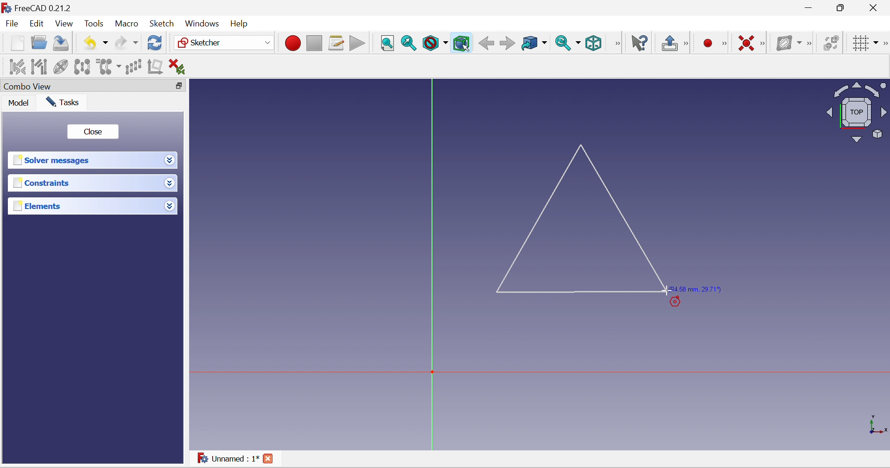 This screenshot has height=468, width=890. Describe the element at coordinates (82, 66) in the screenshot. I see `Symmetry` at that location.